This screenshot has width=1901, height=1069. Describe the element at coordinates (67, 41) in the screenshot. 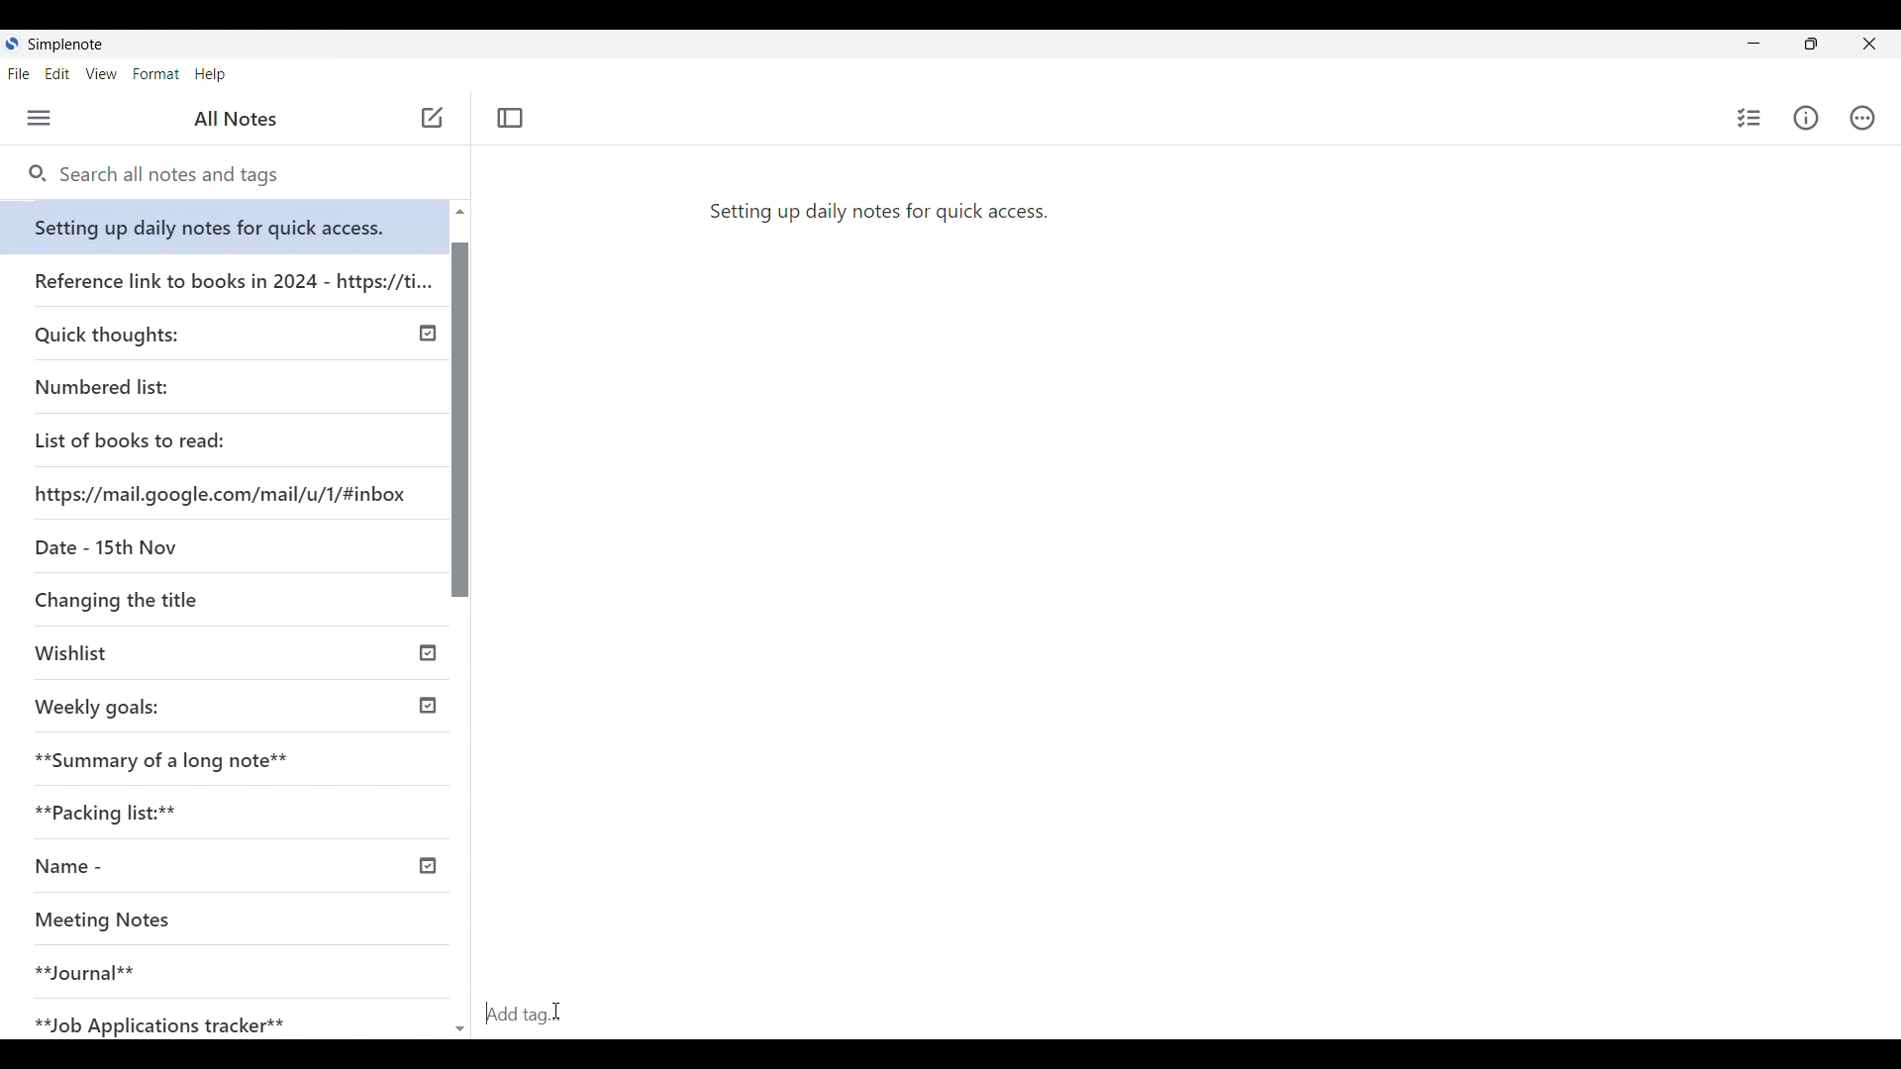

I see `Software note` at that location.